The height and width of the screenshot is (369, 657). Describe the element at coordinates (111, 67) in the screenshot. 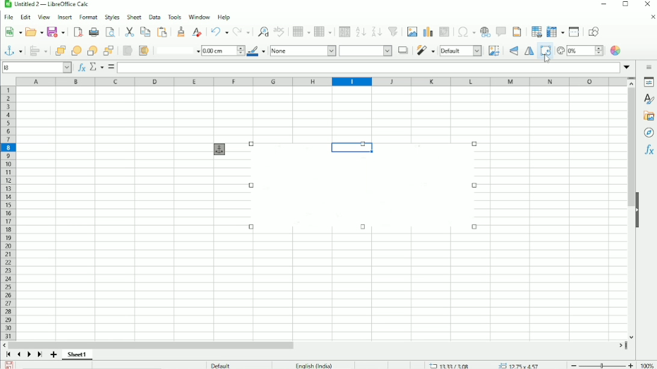

I see `Formula` at that location.